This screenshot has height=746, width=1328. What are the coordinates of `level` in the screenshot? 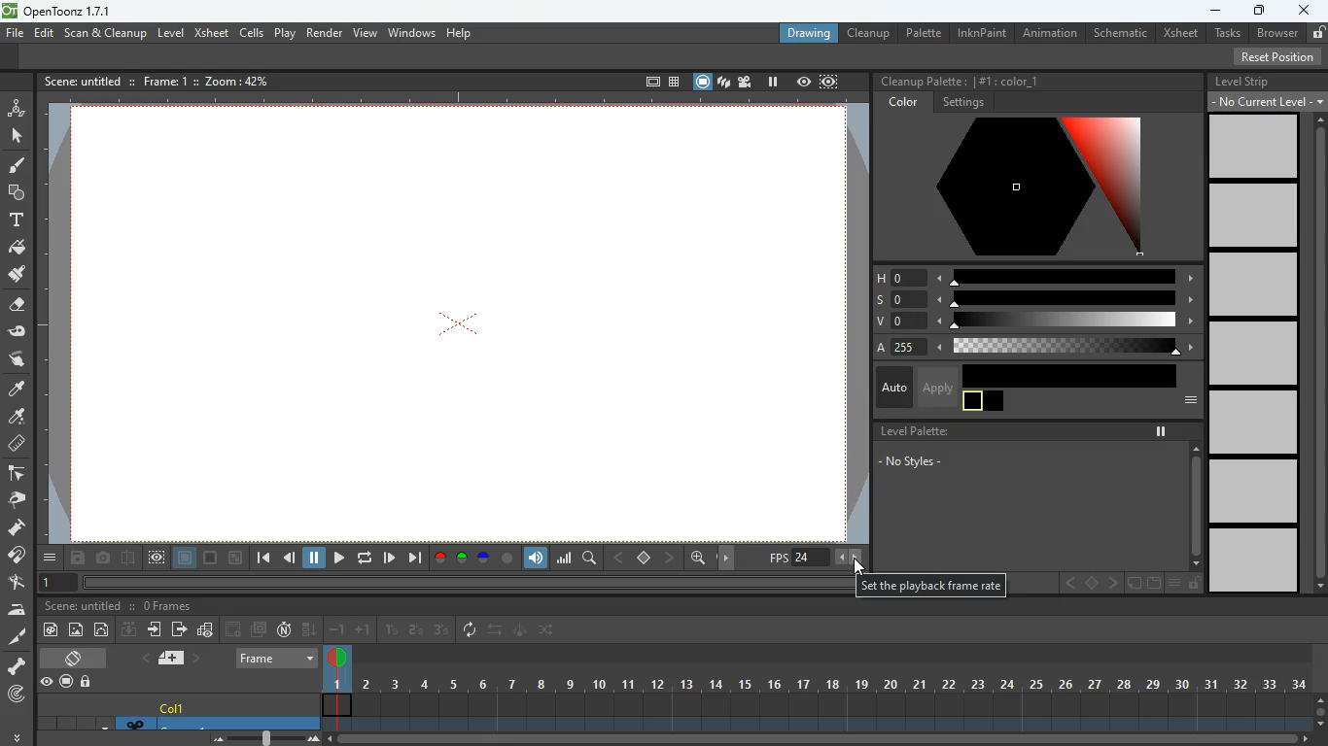 It's located at (1257, 353).